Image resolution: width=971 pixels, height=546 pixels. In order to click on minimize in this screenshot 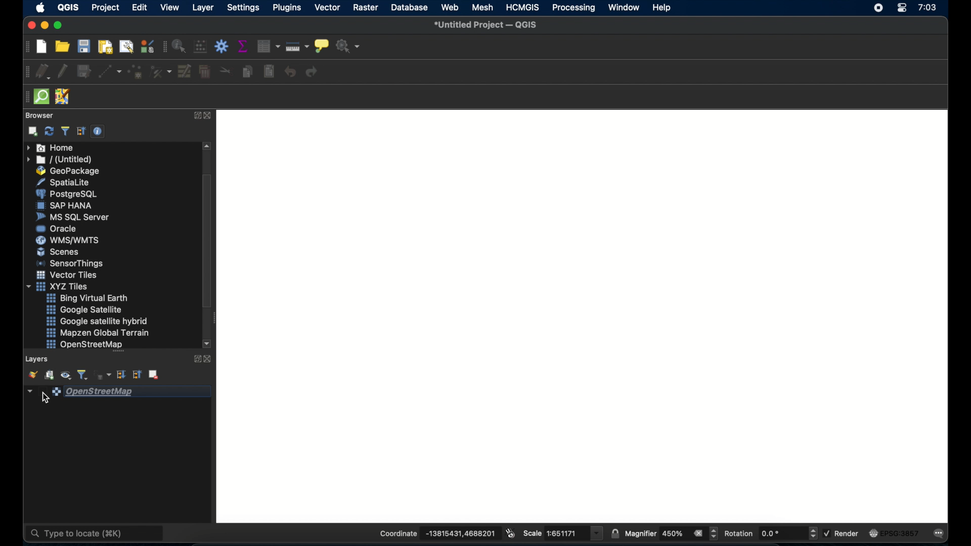, I will do `click(42, 24)`.